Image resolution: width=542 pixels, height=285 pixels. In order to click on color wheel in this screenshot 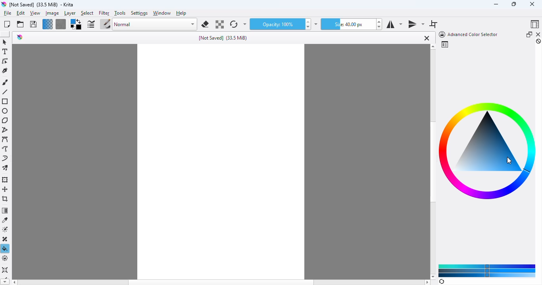, I will do `click(488, 151)`.